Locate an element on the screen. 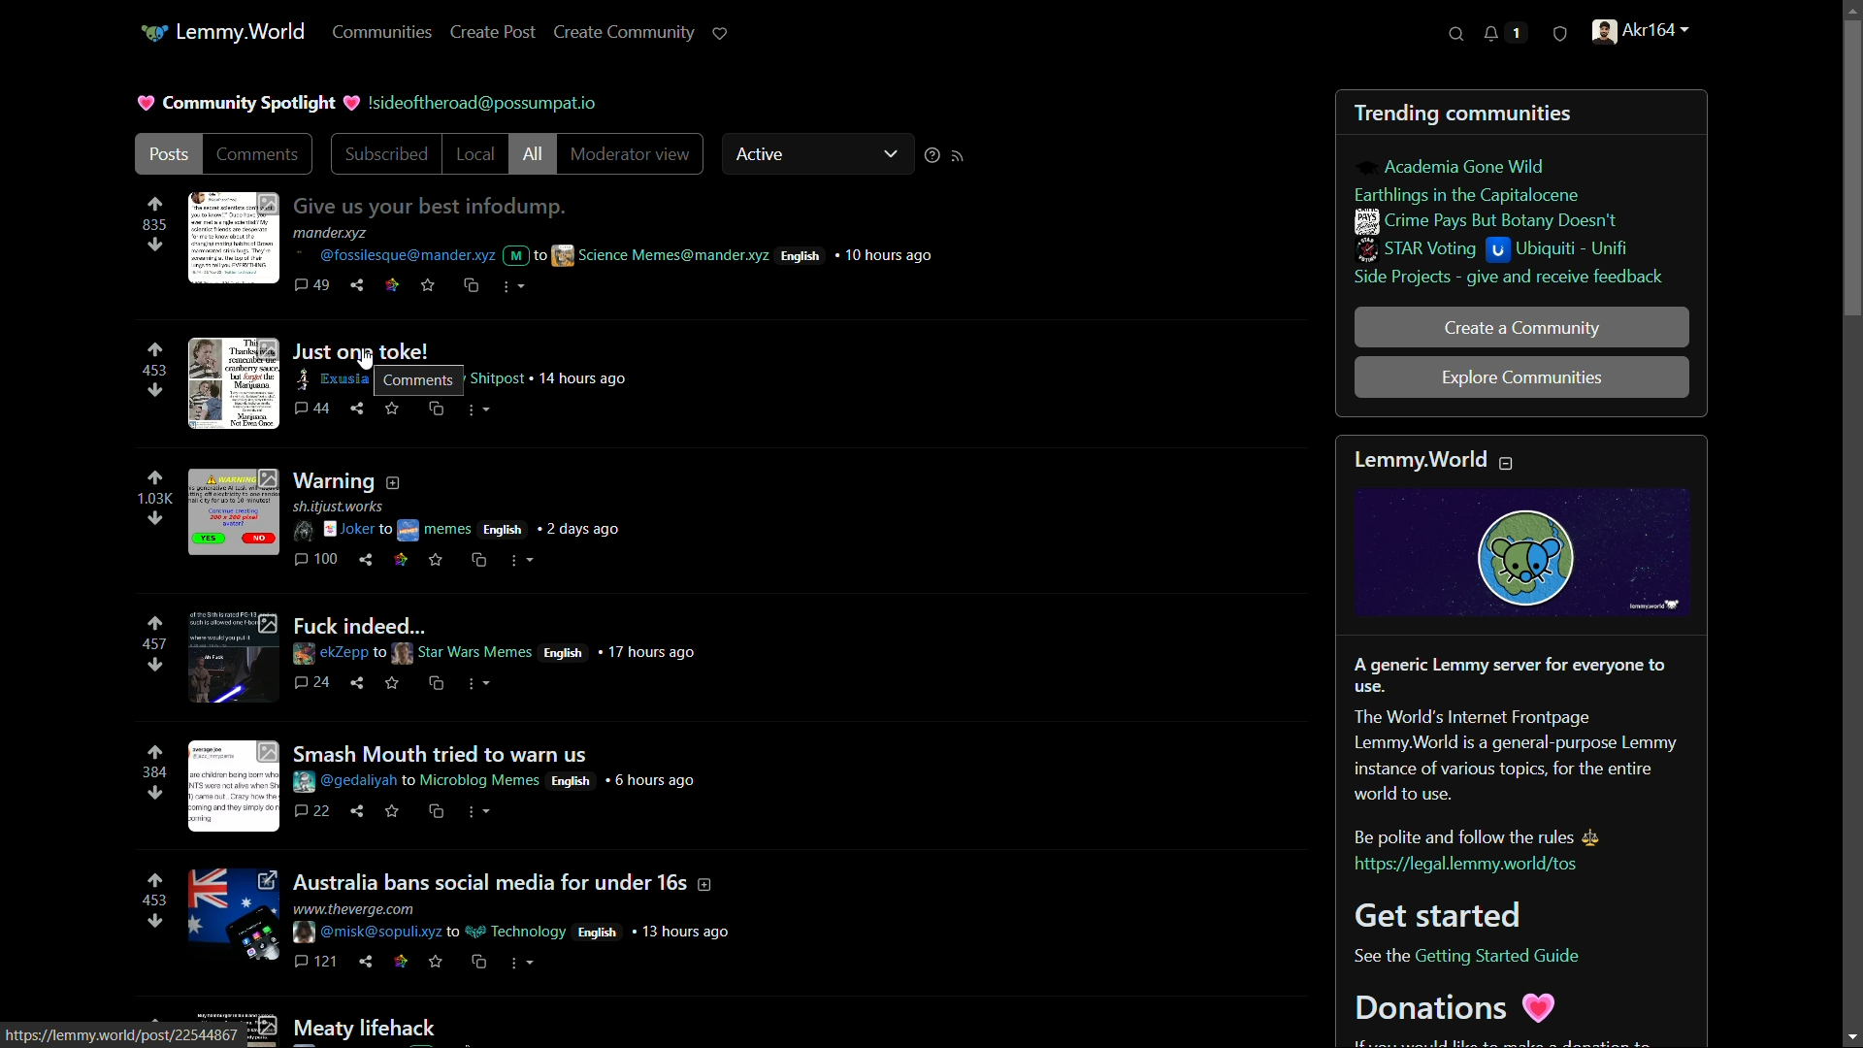 The image size is (1863, 1048). moderator view is located at coordinates (631, 155).